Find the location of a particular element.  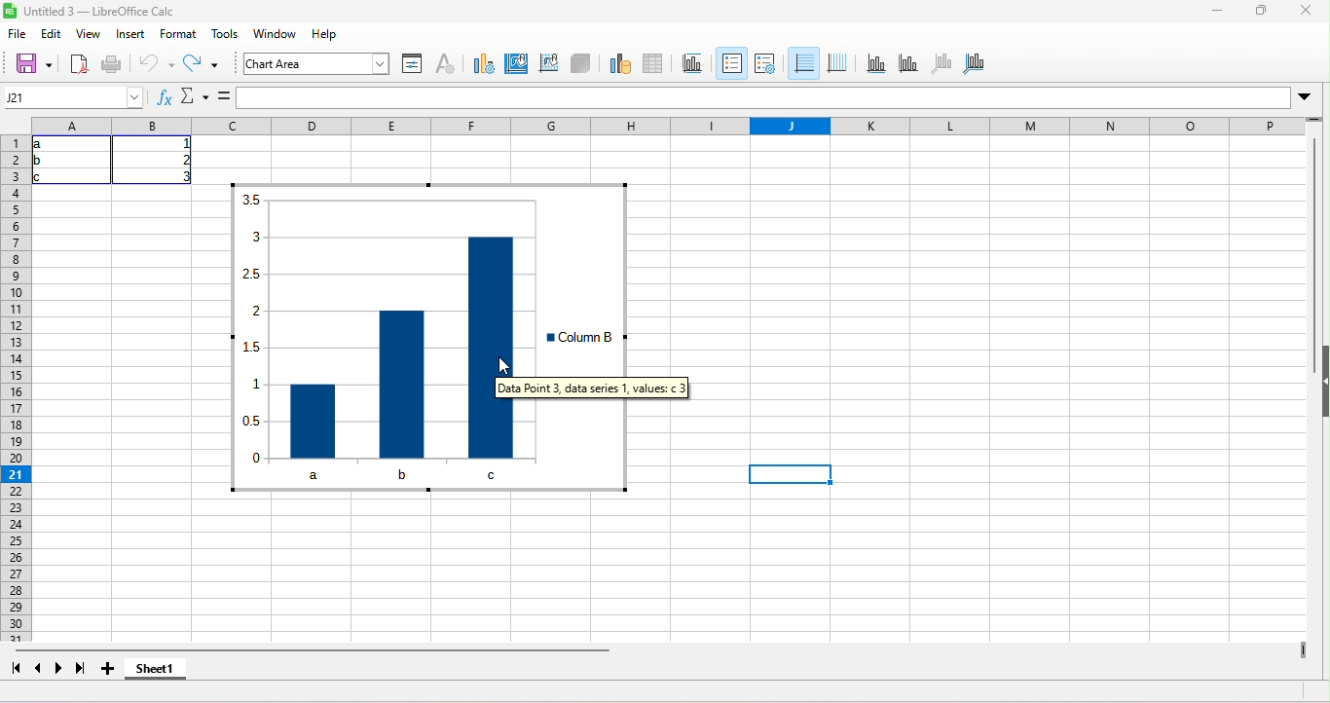

horizontal grids  is located at coordinates (803, 63).